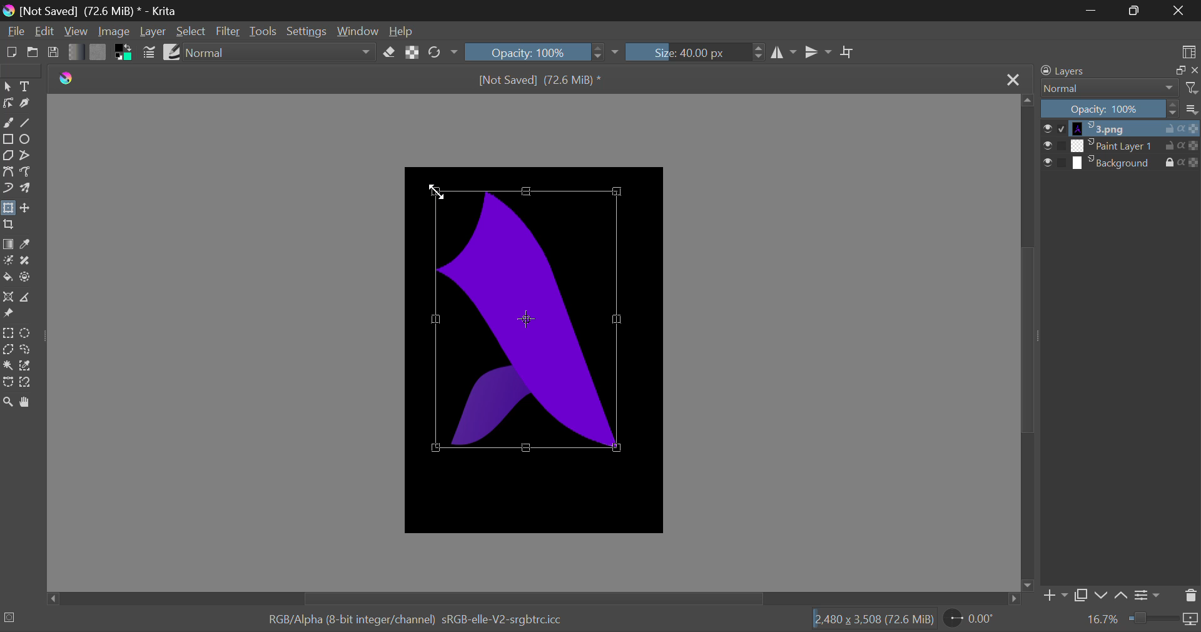 The height and width of the screenshot is (632, 1201). What do you see at coordinates (46, 31) in the screenshot?
I see `Edit` at bounding box center [46, 31].